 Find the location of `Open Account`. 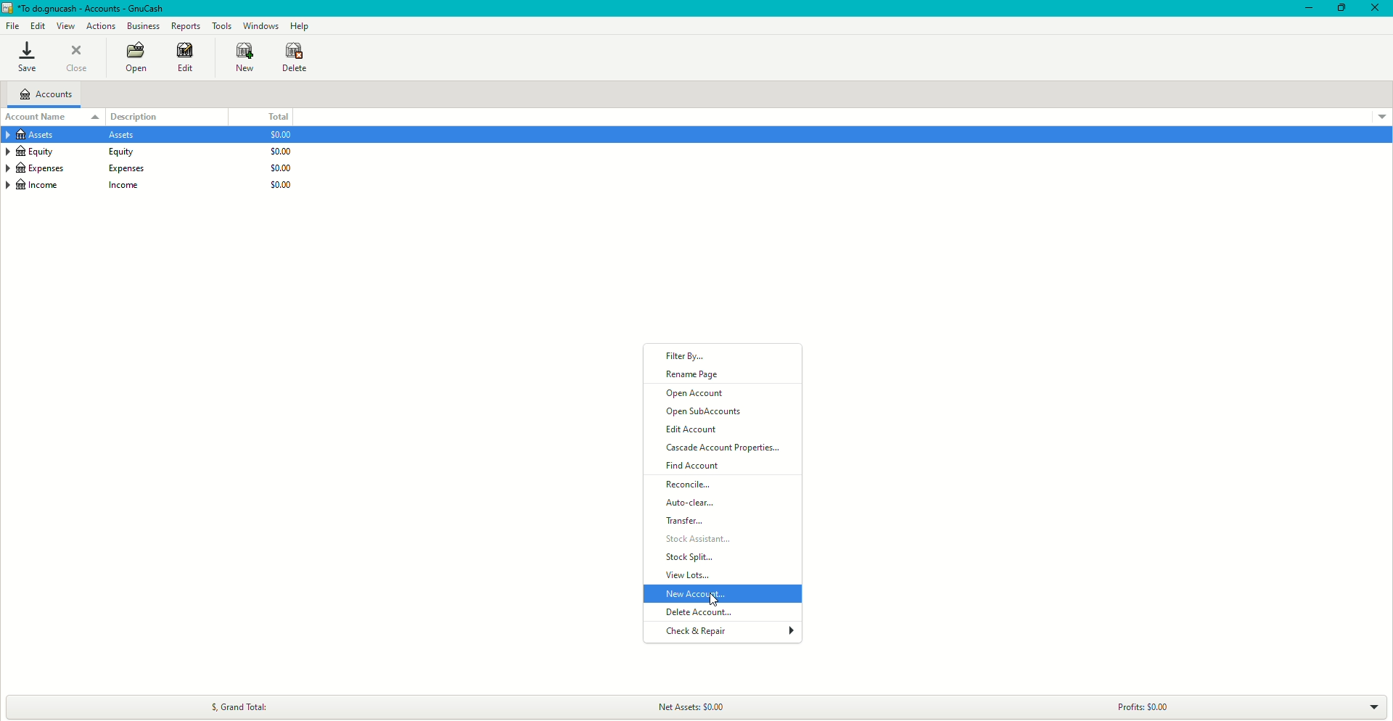

Open Account is located at coordinates (698, 395).